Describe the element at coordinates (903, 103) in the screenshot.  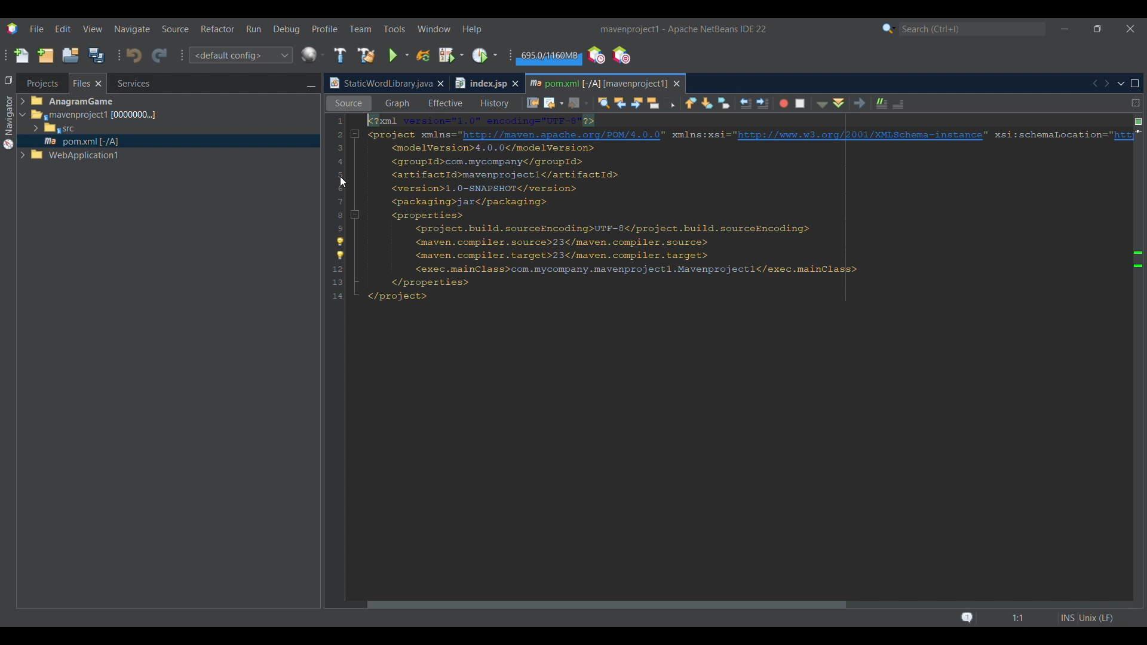
I see `Uncomment` at that location.